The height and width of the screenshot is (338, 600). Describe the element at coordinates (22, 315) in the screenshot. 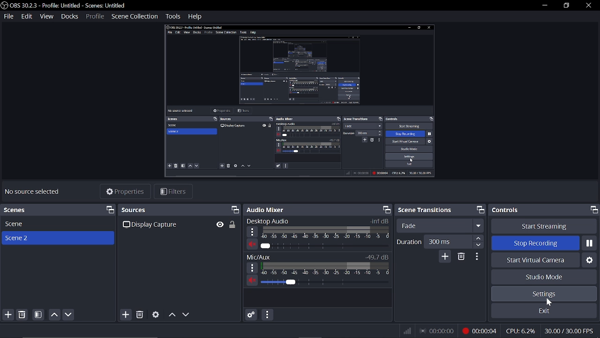

I see `remove scene` at that location.